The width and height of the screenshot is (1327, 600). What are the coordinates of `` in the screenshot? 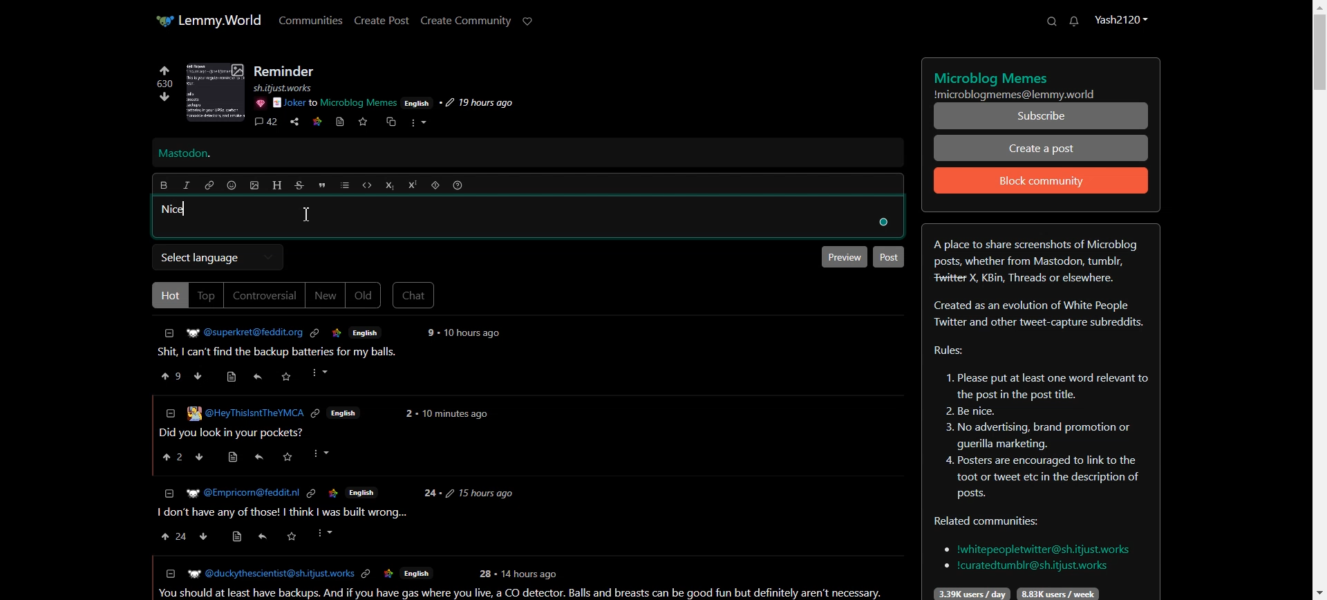 It's located at (335, 103).